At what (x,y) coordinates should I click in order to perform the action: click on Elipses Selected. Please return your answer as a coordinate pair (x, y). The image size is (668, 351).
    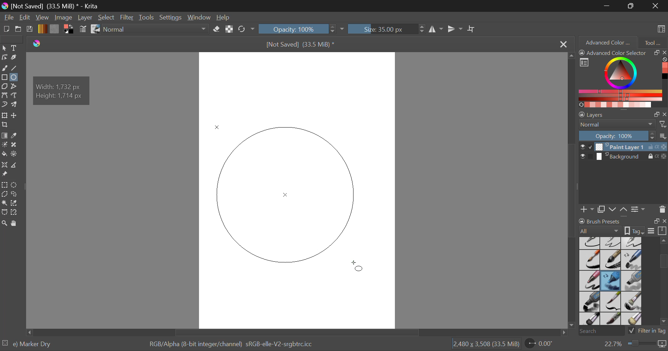
    Looking at the image, I should click on (15, 77).